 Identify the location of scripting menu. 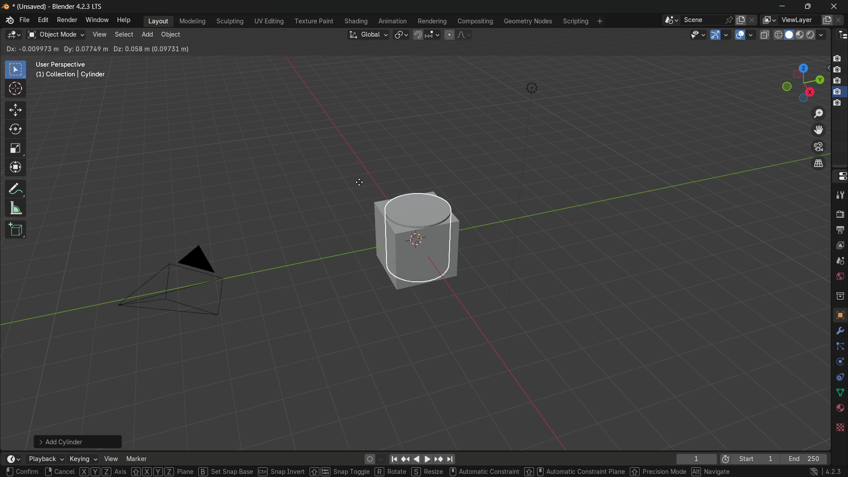
(575, 22).